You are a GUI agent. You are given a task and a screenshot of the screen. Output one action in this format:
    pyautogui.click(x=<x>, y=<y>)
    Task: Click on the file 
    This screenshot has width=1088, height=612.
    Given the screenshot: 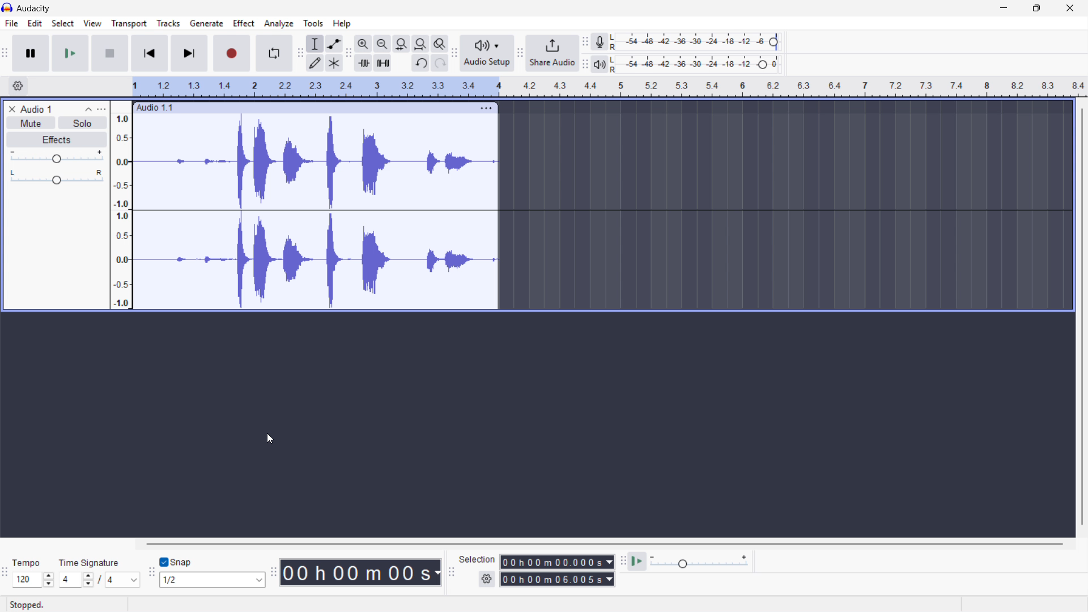 What is the action you would take?
    pyautogui.click(x=11, y=23)
    